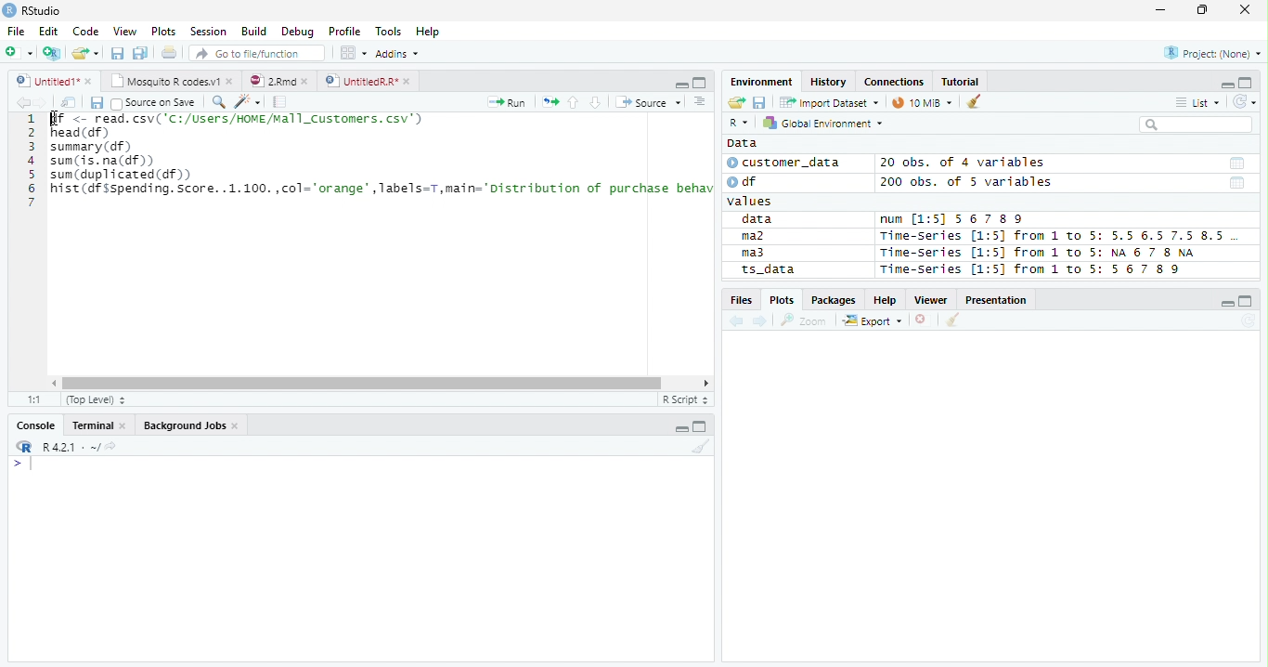 Image resolution: width=1268 pixels, height=667 pixels. I want to click on 2.Rmd, so click(280, 82).